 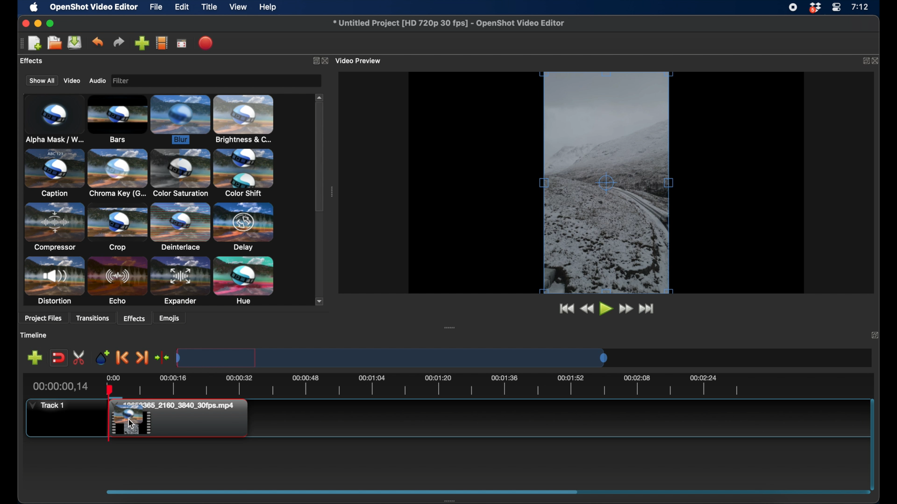 I want to click on drag handle, so click(x=331, y=192).